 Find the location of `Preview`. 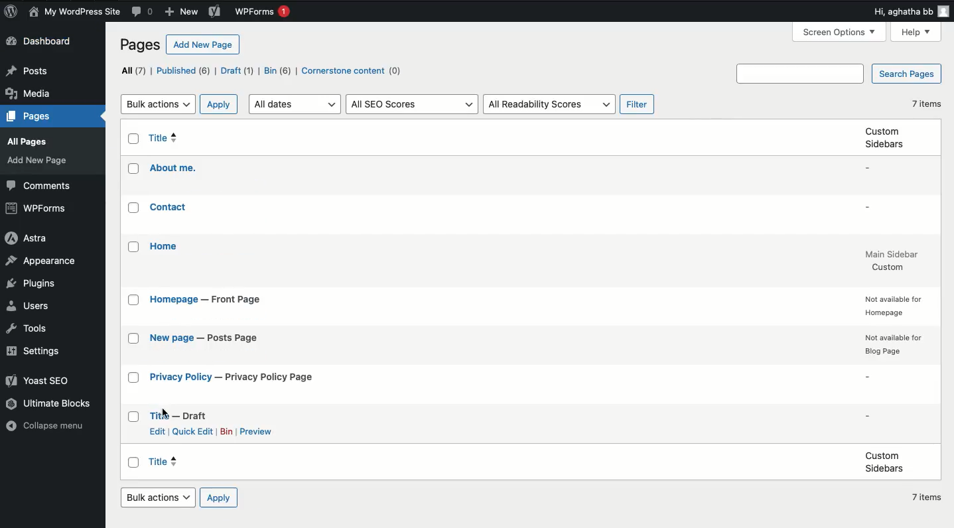

Preview is located at coordinates (256, 433).